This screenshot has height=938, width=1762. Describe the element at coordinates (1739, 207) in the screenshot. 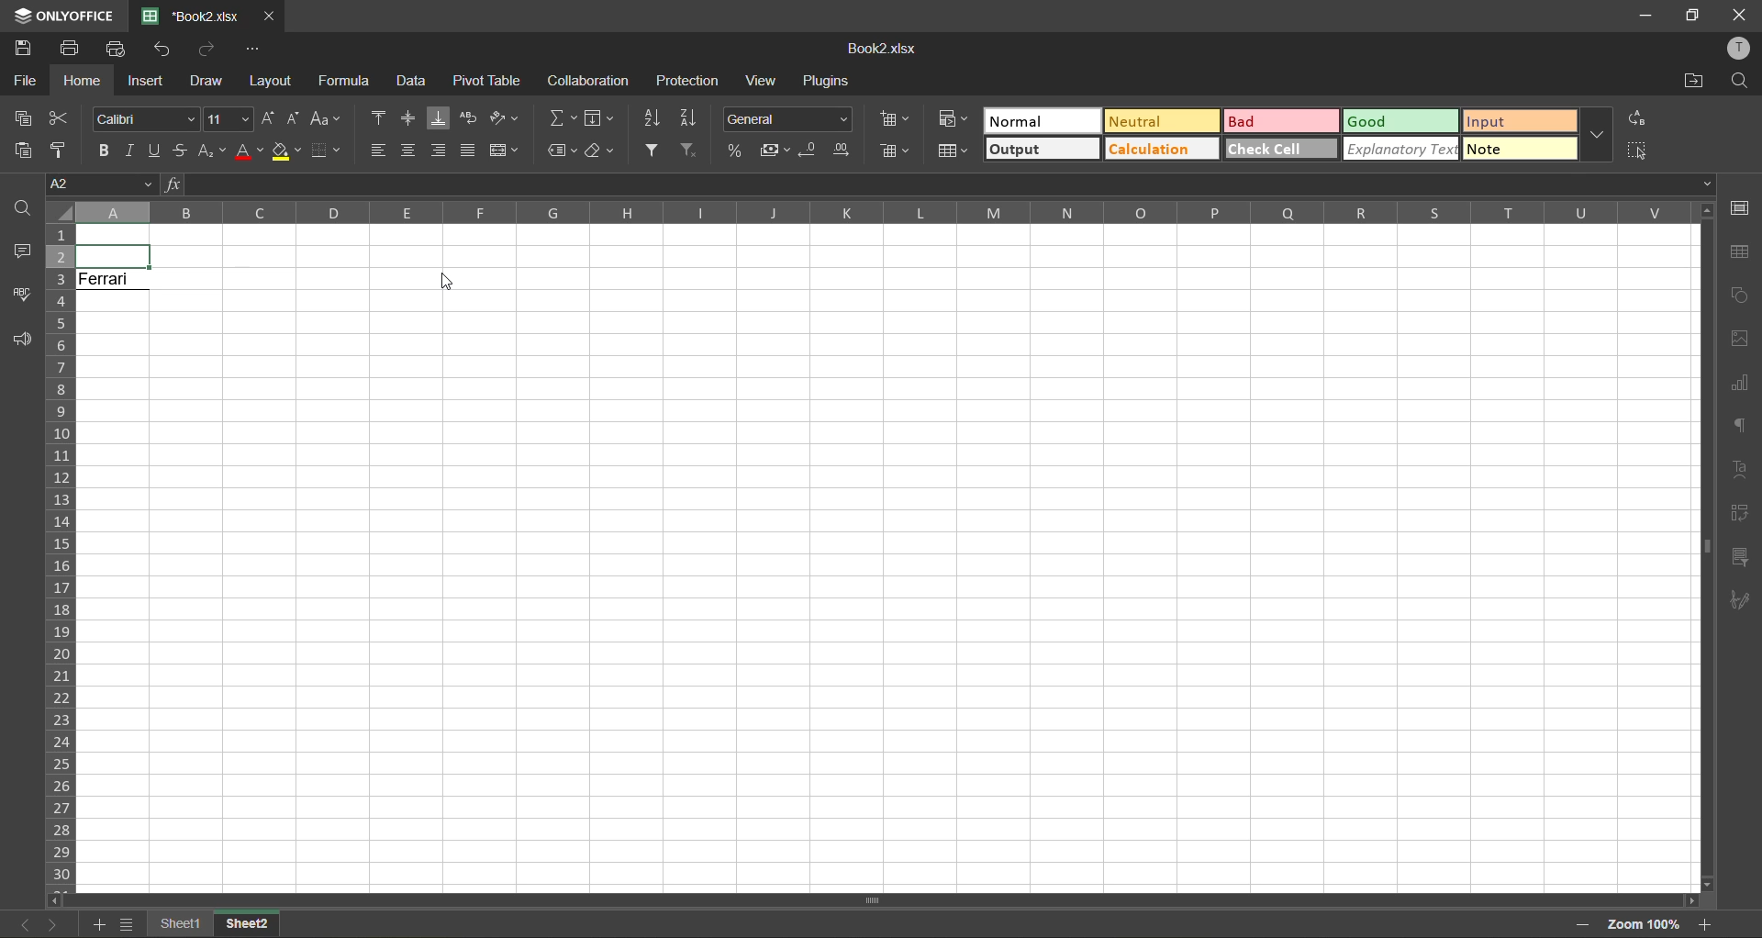

I see `cell settings` at that location.